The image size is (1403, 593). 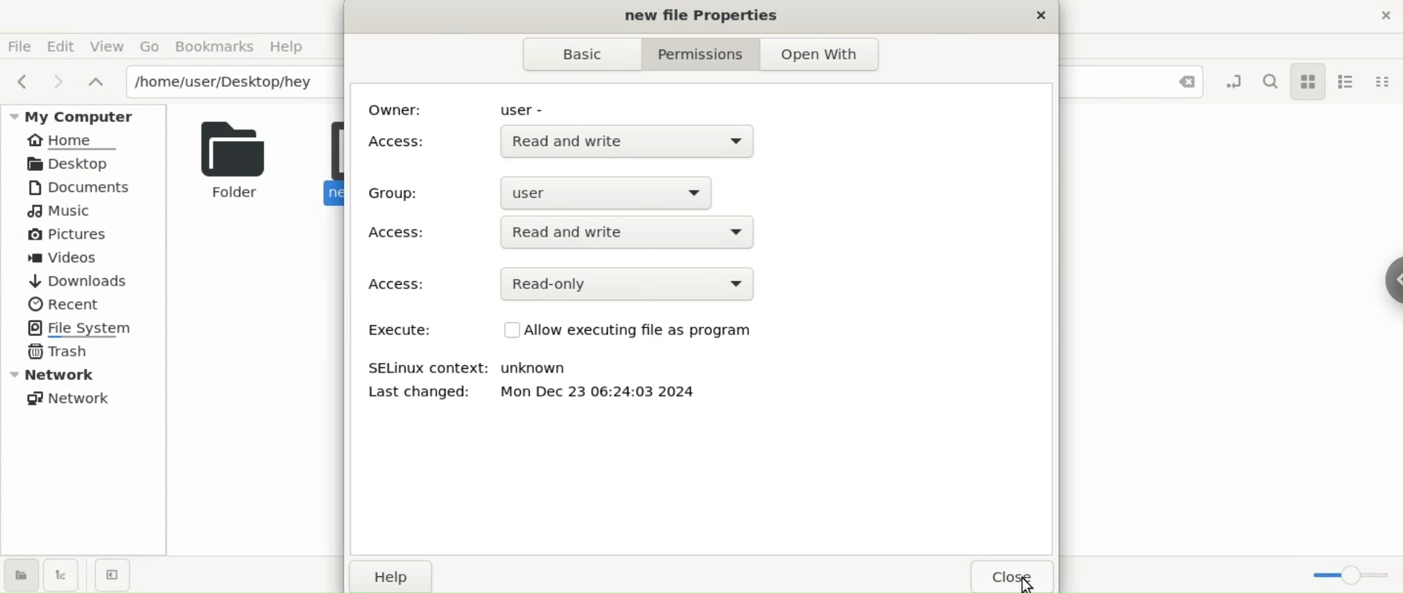 I want to click on Bookmarks, so click(x=215, y=47).